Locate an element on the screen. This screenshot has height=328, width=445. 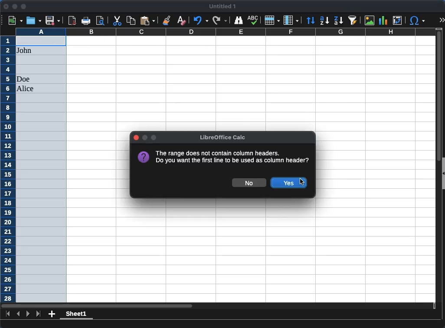
descending is located at coordinates (339, 21).